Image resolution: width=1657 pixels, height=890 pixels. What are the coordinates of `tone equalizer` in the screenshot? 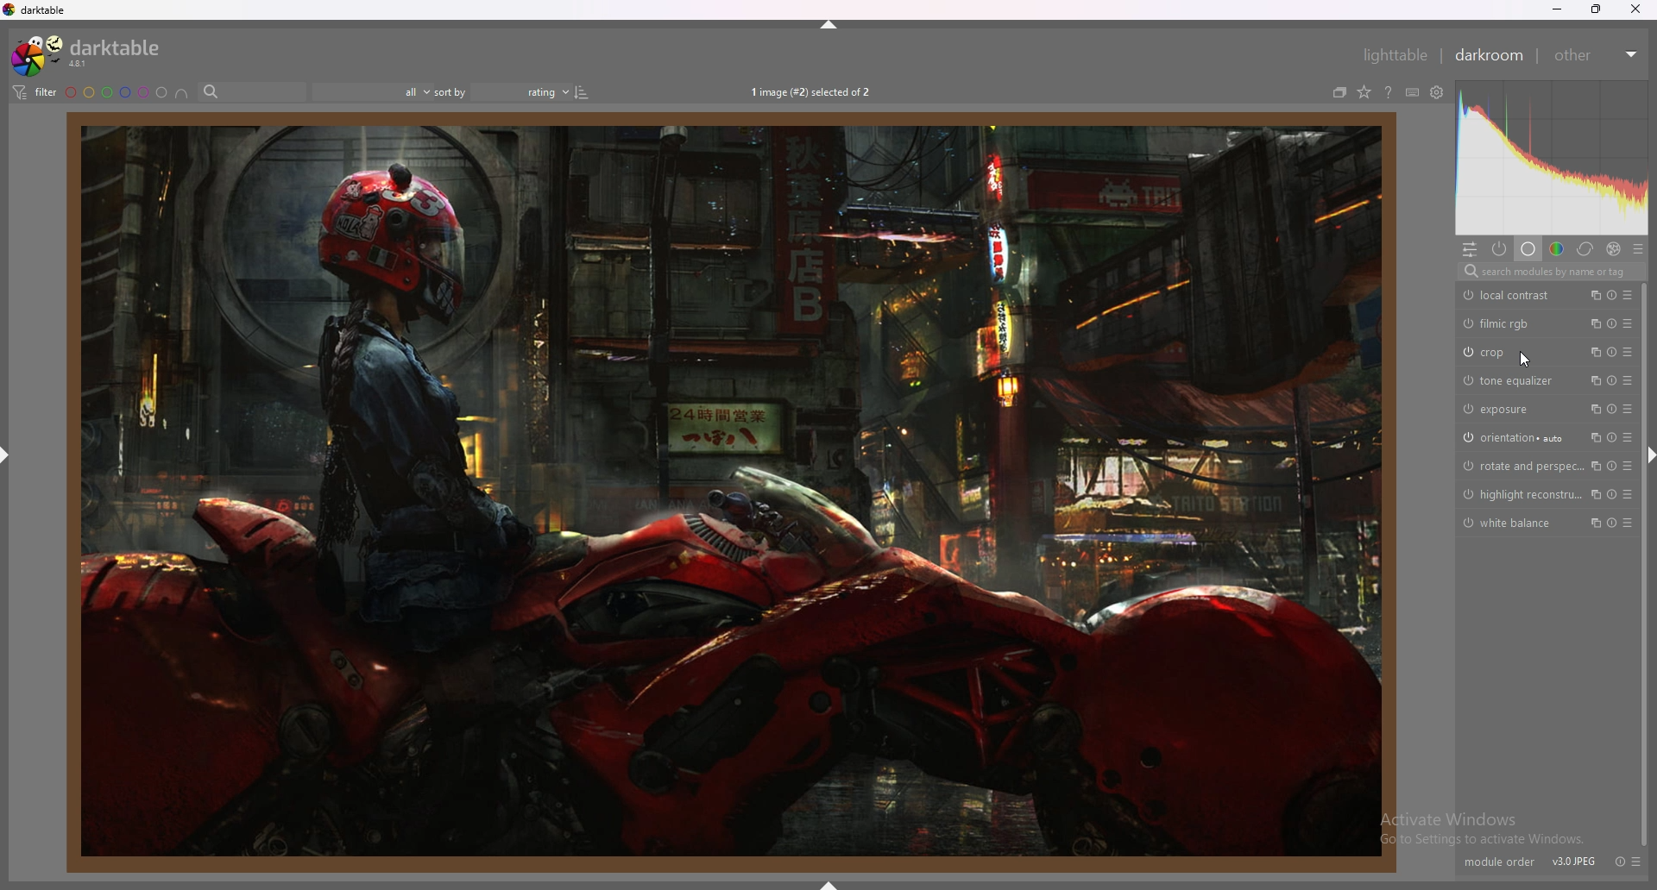 It's located at (1514, 381).